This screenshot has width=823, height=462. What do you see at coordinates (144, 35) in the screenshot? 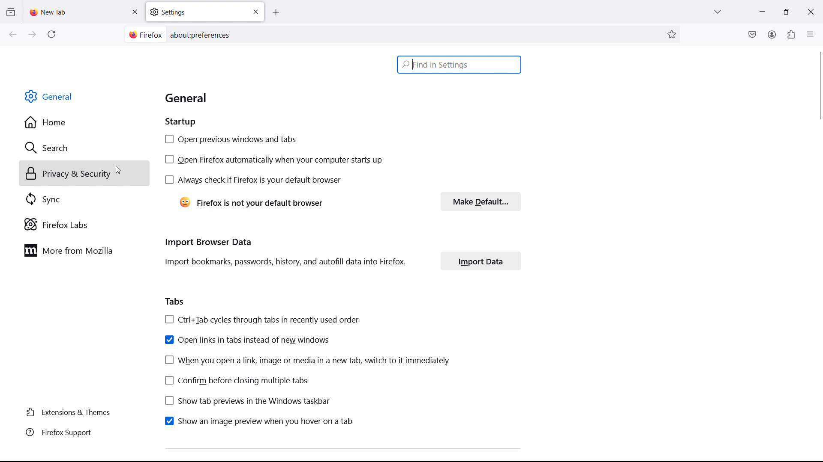
I see `site information` at bounding box center [144, 35].